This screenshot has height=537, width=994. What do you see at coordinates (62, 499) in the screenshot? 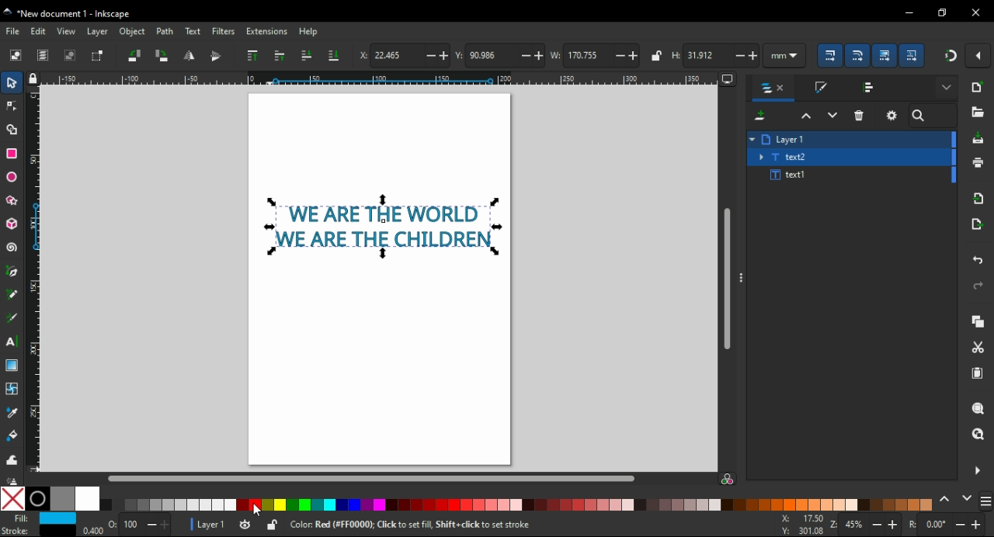
I see `50% grey` at bounding box center [62, 499].